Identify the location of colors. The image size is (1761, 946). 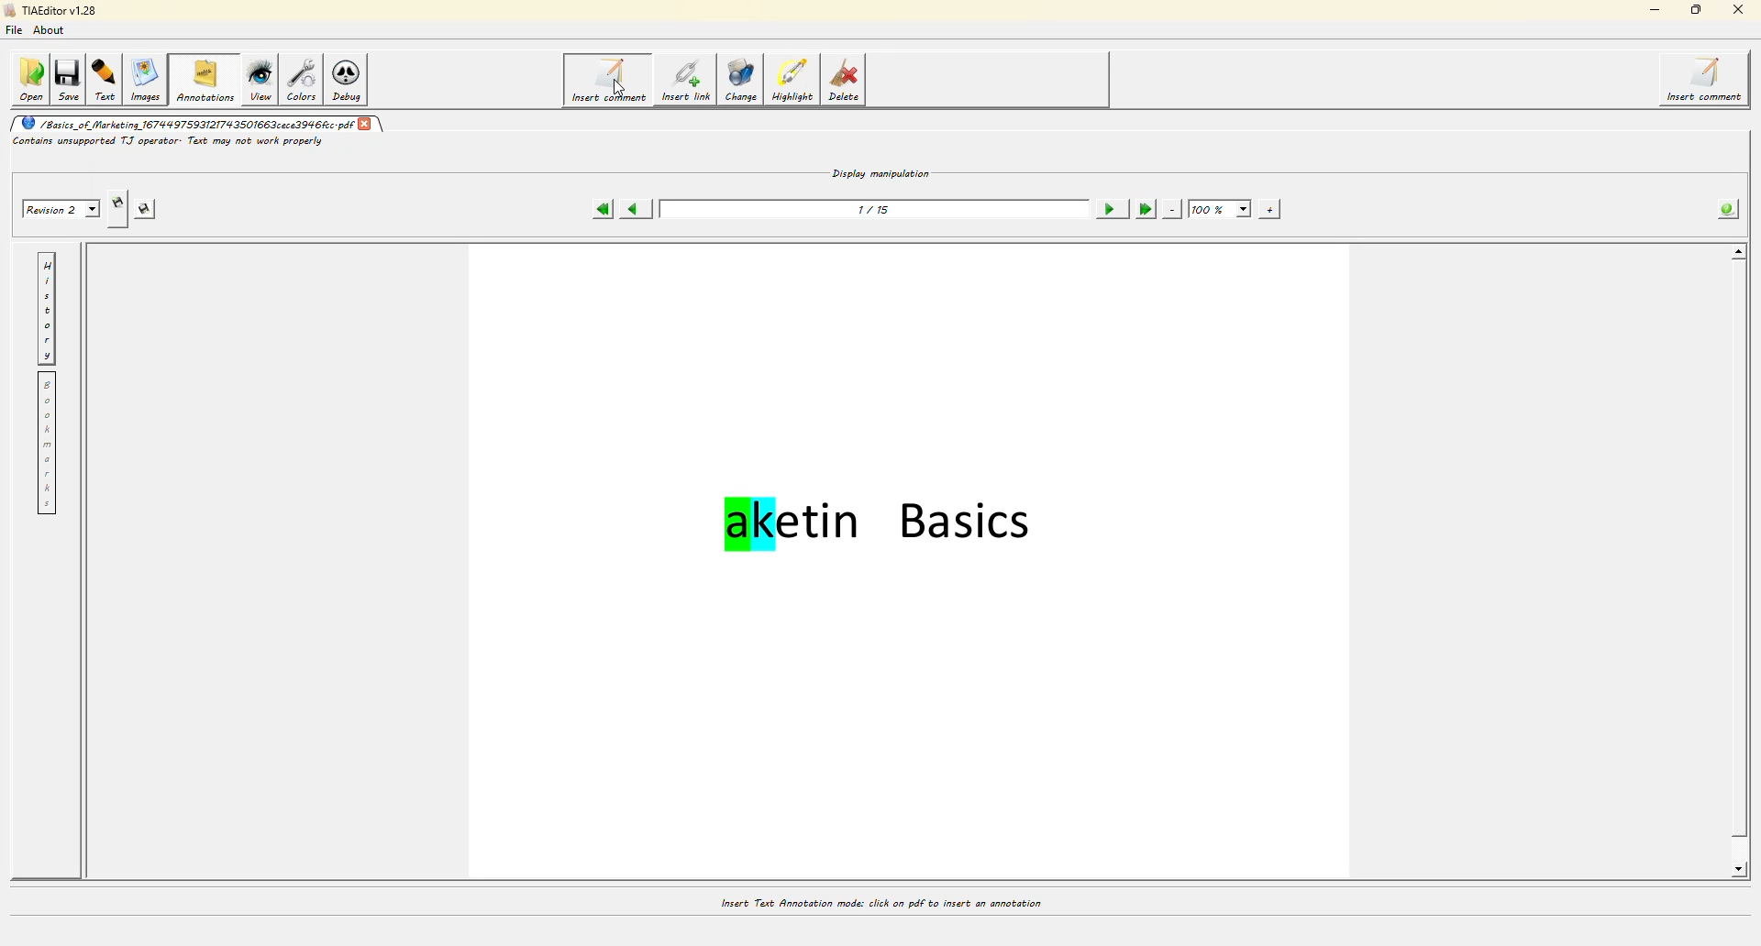
(305, 79).